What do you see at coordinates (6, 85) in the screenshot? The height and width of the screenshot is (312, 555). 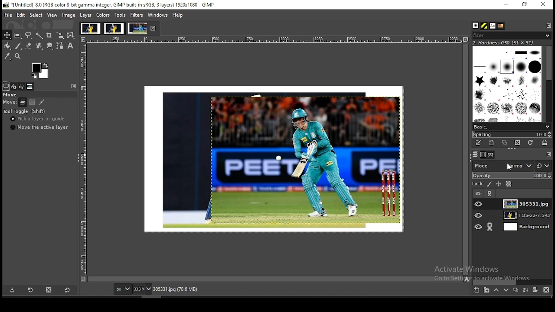 I see `tool options` at bounding box center [6, 85].